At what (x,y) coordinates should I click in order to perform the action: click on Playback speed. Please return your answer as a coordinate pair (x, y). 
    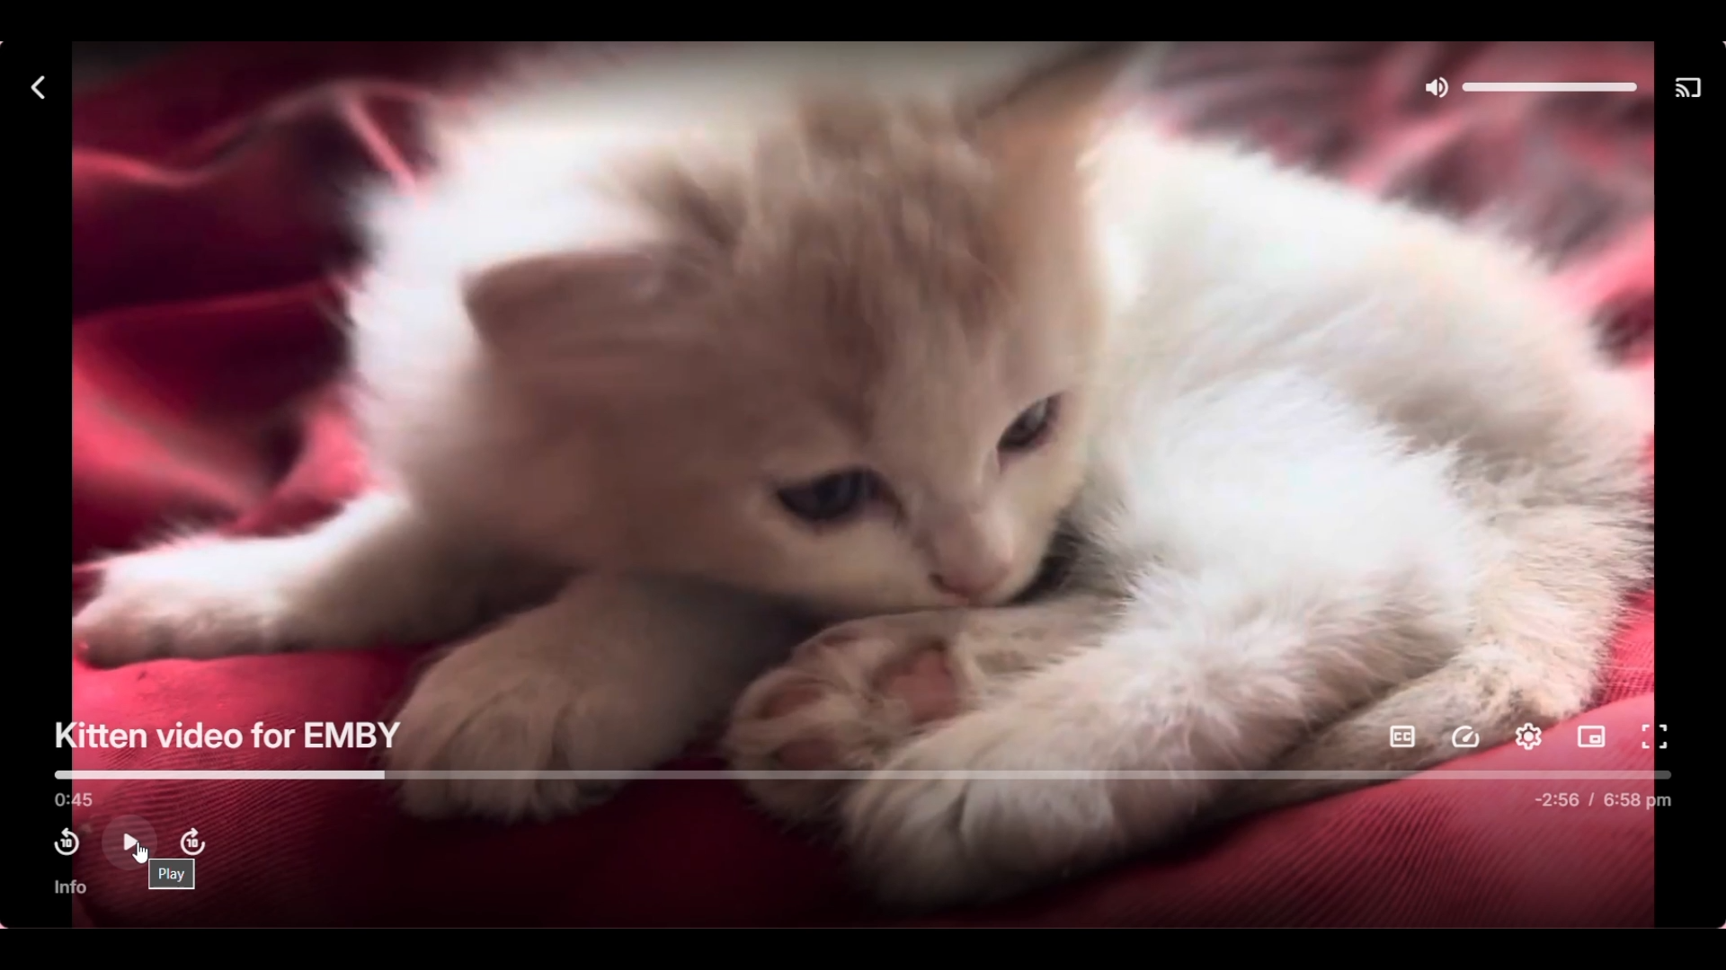
    Looking at the image, I should click on (1466, 736).